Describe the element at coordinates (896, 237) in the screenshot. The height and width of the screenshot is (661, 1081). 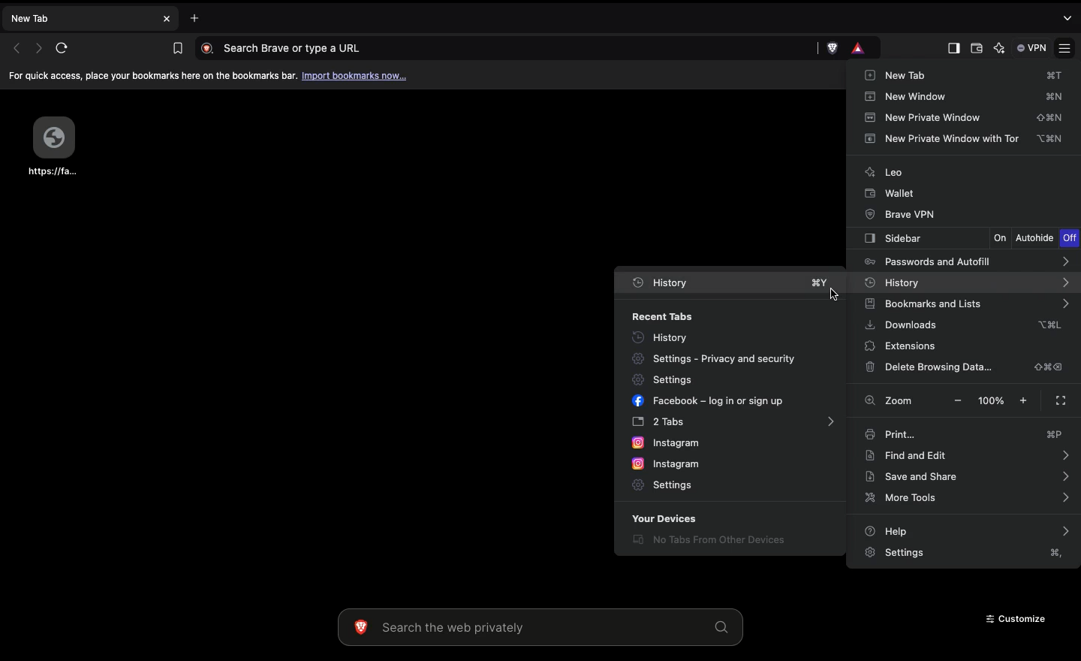
I see `Sidebar` at that location.